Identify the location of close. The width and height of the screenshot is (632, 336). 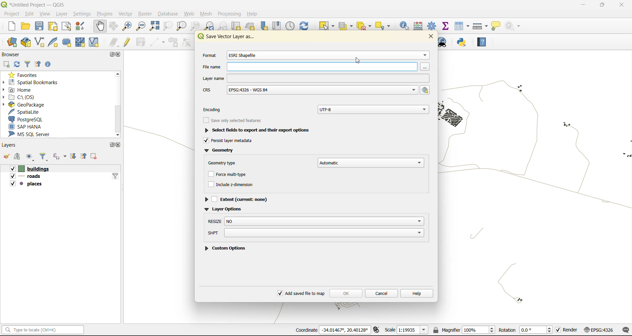
(429, 36).